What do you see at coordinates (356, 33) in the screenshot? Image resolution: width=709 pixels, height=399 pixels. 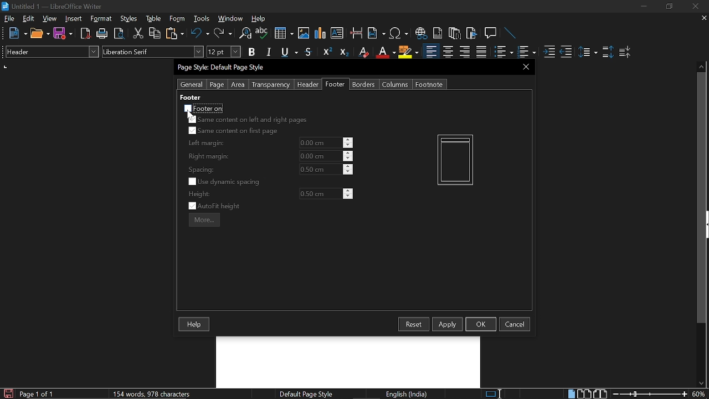 I see `Insert page break` at bounding box center [356, 33].